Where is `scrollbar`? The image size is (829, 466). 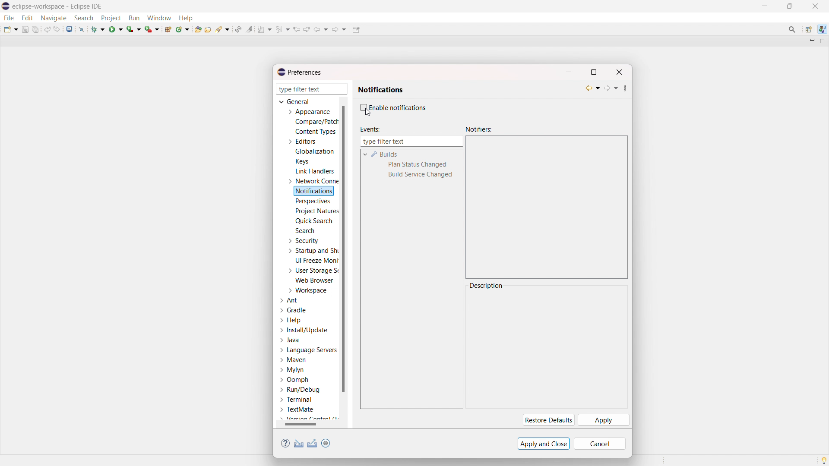
scrollbar is located at coordinates (307, 424).